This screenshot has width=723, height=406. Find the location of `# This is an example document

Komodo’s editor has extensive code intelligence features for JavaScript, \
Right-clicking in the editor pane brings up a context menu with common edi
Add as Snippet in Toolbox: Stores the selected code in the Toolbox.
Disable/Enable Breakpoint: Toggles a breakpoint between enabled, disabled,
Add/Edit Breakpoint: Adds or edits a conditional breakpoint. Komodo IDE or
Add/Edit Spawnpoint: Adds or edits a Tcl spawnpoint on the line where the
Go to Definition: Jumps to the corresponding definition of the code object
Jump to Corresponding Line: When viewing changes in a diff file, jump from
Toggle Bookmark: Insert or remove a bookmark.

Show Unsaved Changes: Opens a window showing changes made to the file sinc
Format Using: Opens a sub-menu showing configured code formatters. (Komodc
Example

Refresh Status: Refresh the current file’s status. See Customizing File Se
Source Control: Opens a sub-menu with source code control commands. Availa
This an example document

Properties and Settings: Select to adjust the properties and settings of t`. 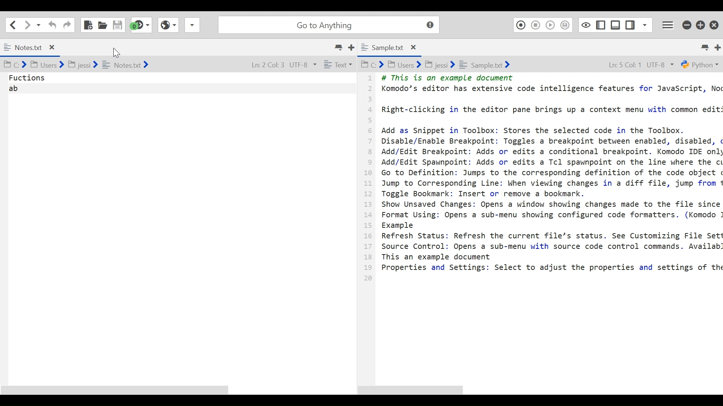

# This is an example document

Komodo’s editor has extensive code intelligence features for JavaScript, \
Right-clicking in the editor pane brings up a context menu with common edi
Add as Snippet in Toolbox: Stores the selected code in the Toolbox.
Disable/Enable Breakpoint: Toggles a breakpoint between enabled, disabled,
Add/Edit Breakpoint: Adds or edits a conditional breakpoint. Komodo IDE or
Add/Edit Spawnpoint: Adds or edits a Tcl spawnpoint on the line where the
Go to Definition: Jumps to the corresponding definition of the code object
Jump to Corresponding Line: When viewing changes in a diff file, jump from
Toggle Bookmark: Insert or remove a bookmark.

Show Unsaved Changes: Opens a window showing changes made to the file sinc
Format Using: Opens a sub-menu showing configured code formatters. (Komodc
Example

Refresh Status: Refresh the current file’s status. See Customizing File Se
Source Control: Opens a sub-menu with source code control commands. Availa
This an example document

Properties and Settings: Select to adjust the properties and settings of t is located at coordinates (549, 177).